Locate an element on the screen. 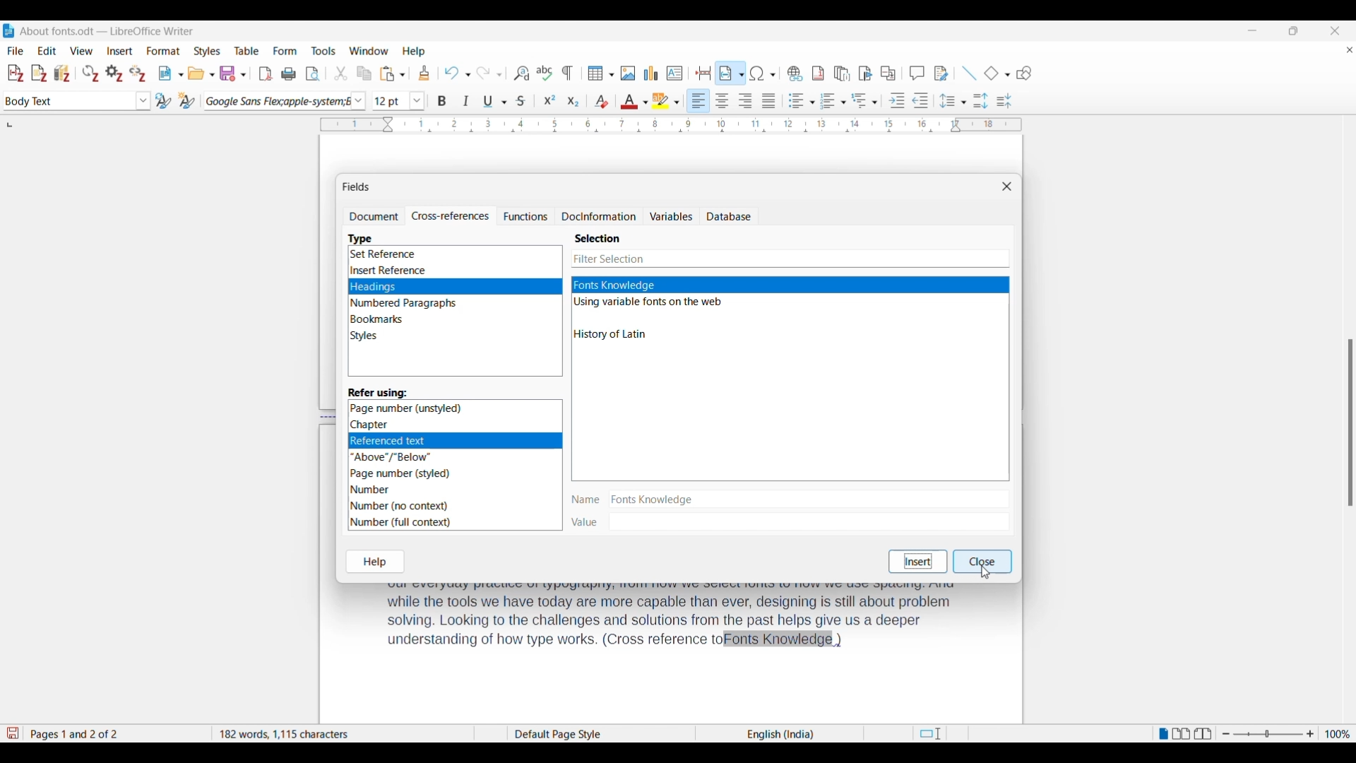 This screenshot has height=763, width=1356. Table menu is located at coordinates (247, 51).